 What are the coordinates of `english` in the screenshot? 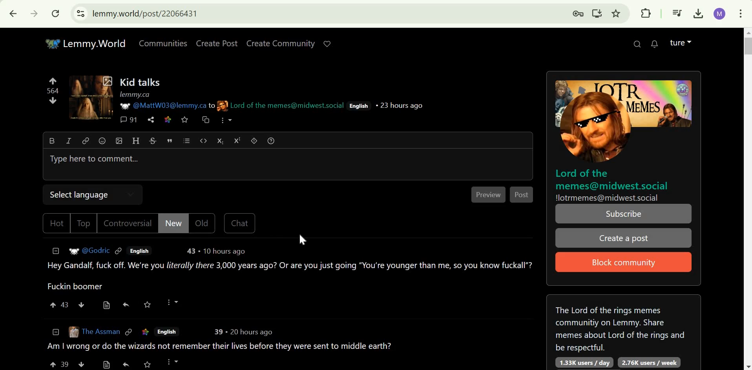 It's located at (172, 333).